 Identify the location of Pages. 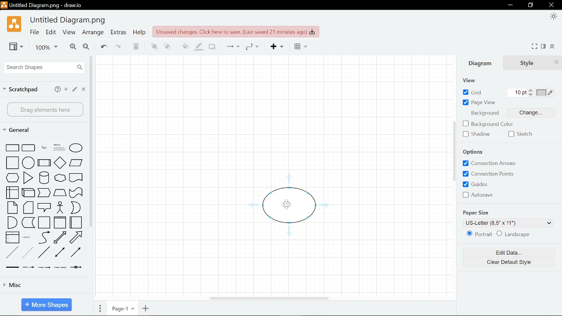
(100, 307).